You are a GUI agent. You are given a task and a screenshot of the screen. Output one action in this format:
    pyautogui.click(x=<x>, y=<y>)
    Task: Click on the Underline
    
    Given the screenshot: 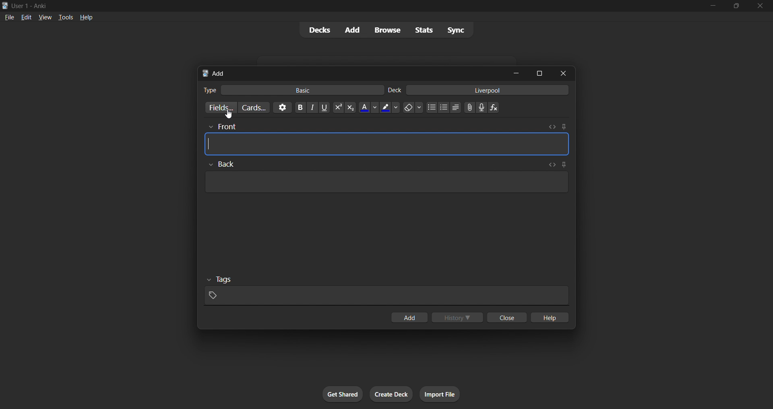 What is the action you would take?
    pyautogui.click(x=324, y=107)
    